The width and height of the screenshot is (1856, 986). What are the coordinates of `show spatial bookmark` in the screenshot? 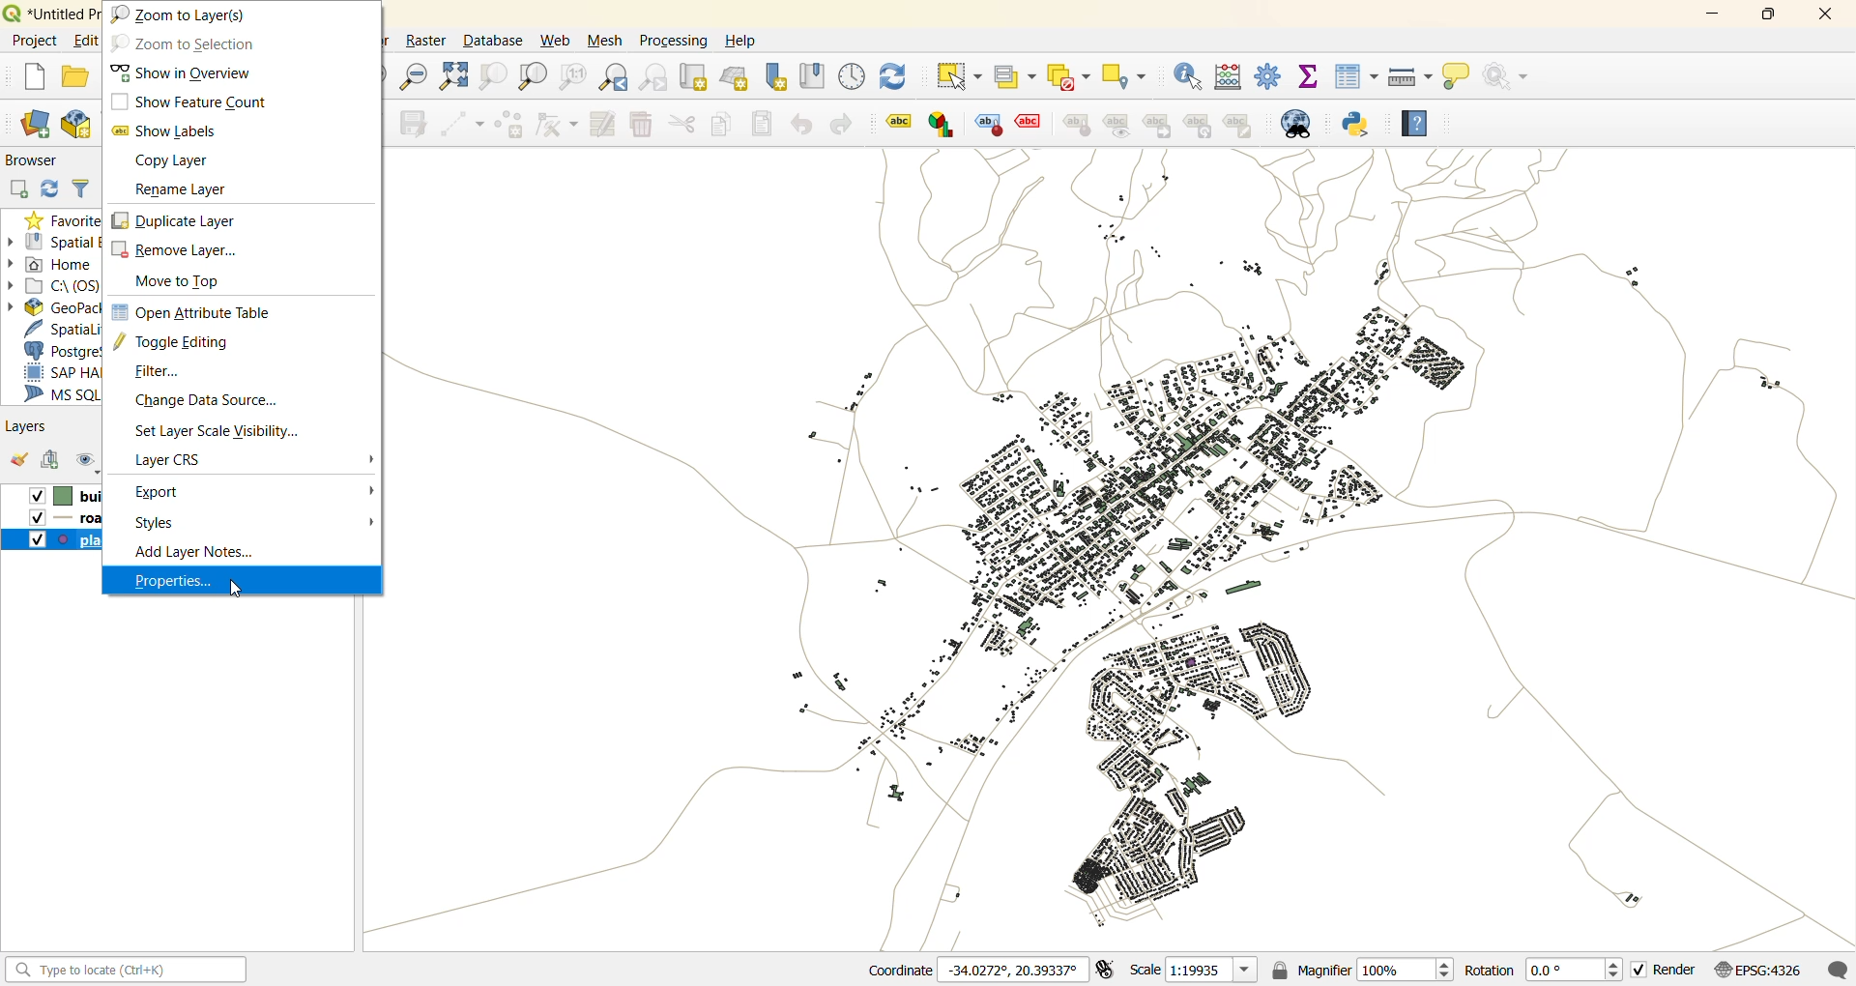 It's located at (815, 75).